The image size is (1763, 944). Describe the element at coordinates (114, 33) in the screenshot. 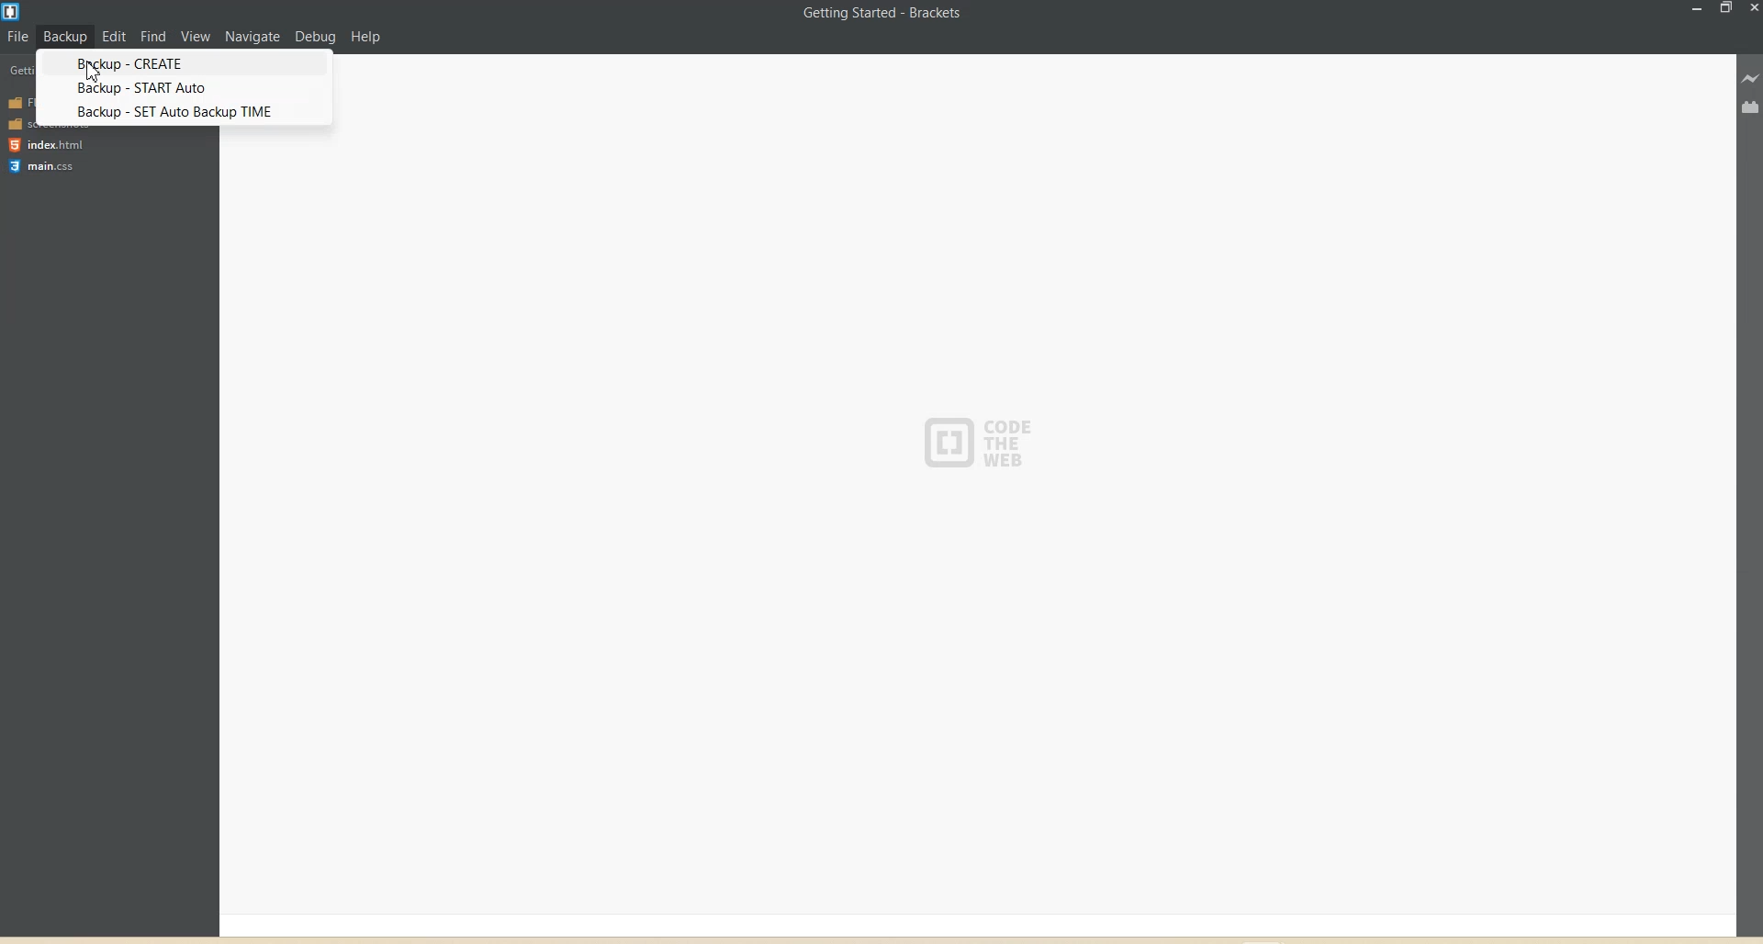

I see `Edit` at that location.